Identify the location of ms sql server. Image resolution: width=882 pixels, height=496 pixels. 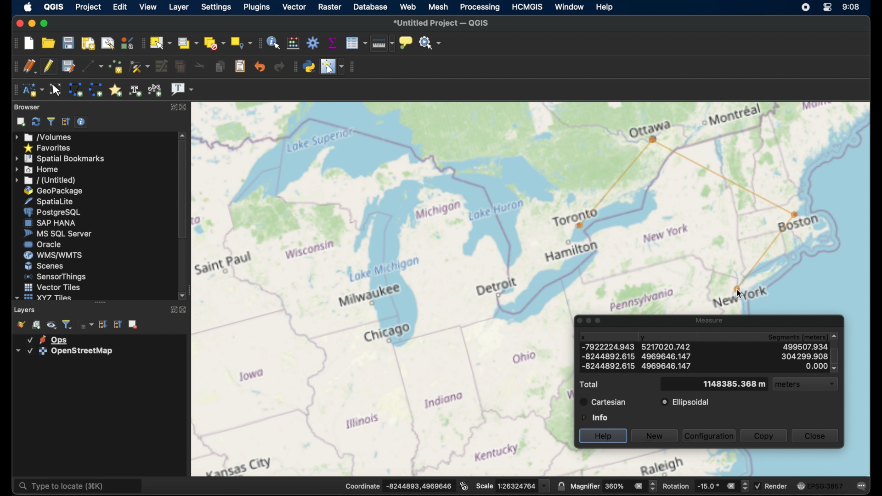
(57, 234).